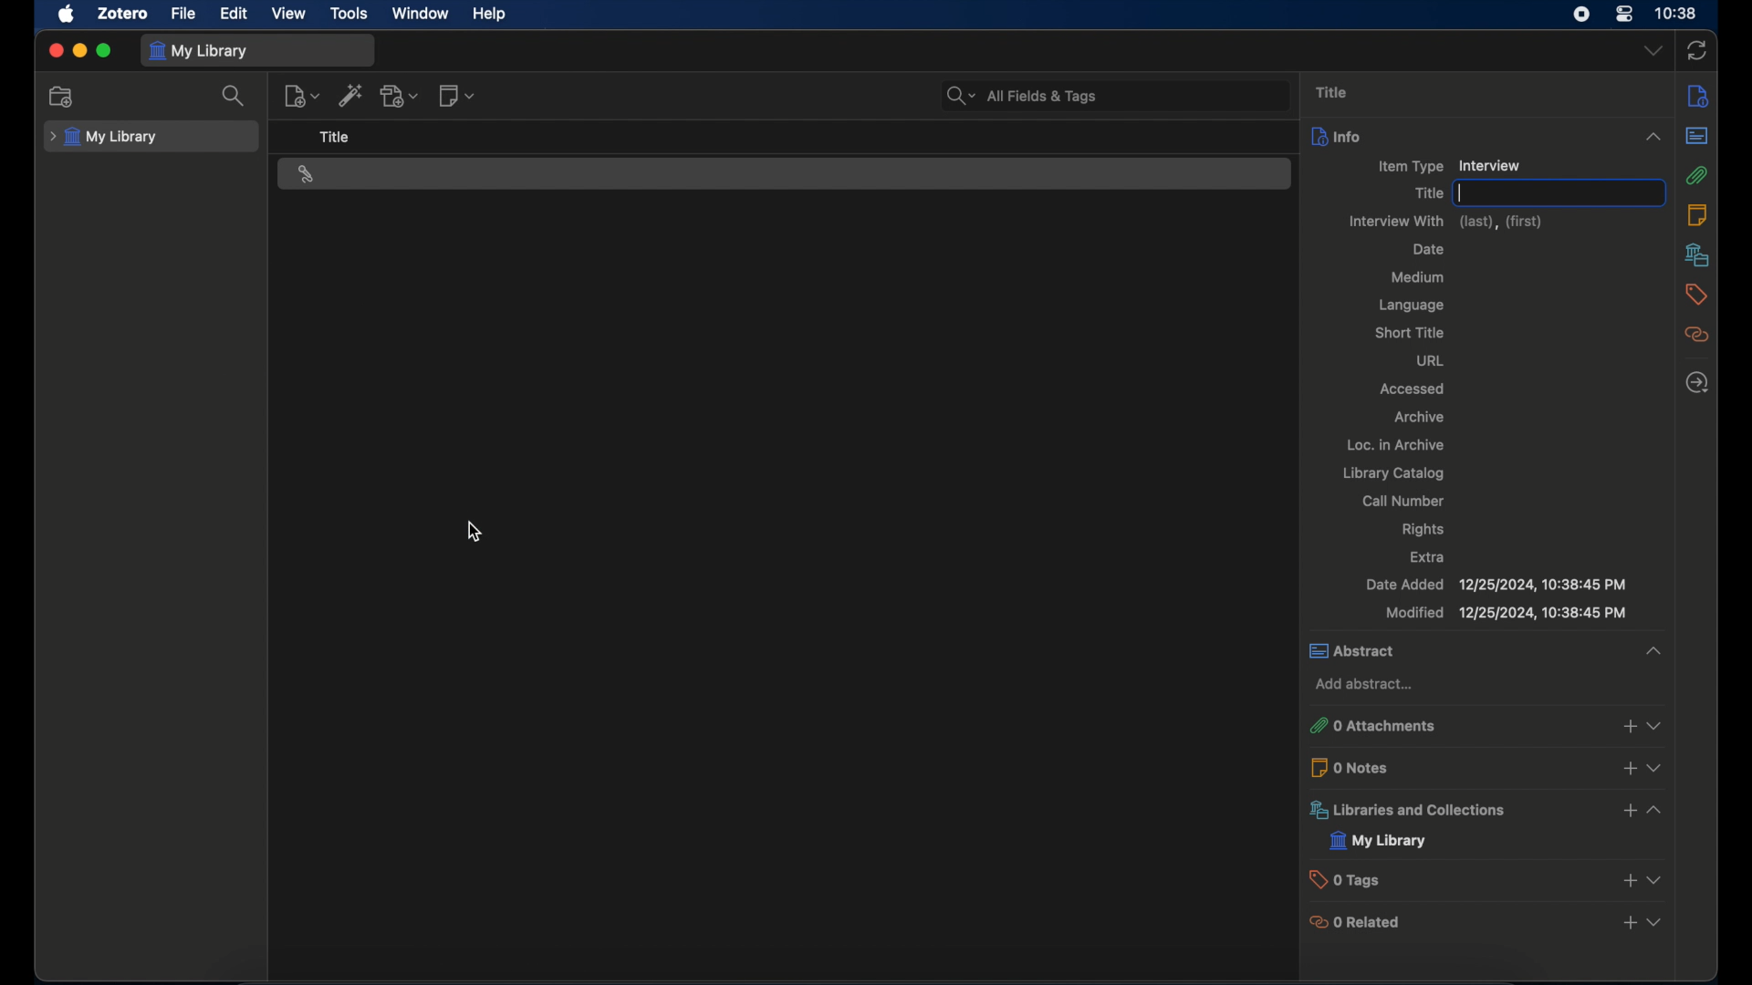  I want to click on 0 related, so click(1362, 921).